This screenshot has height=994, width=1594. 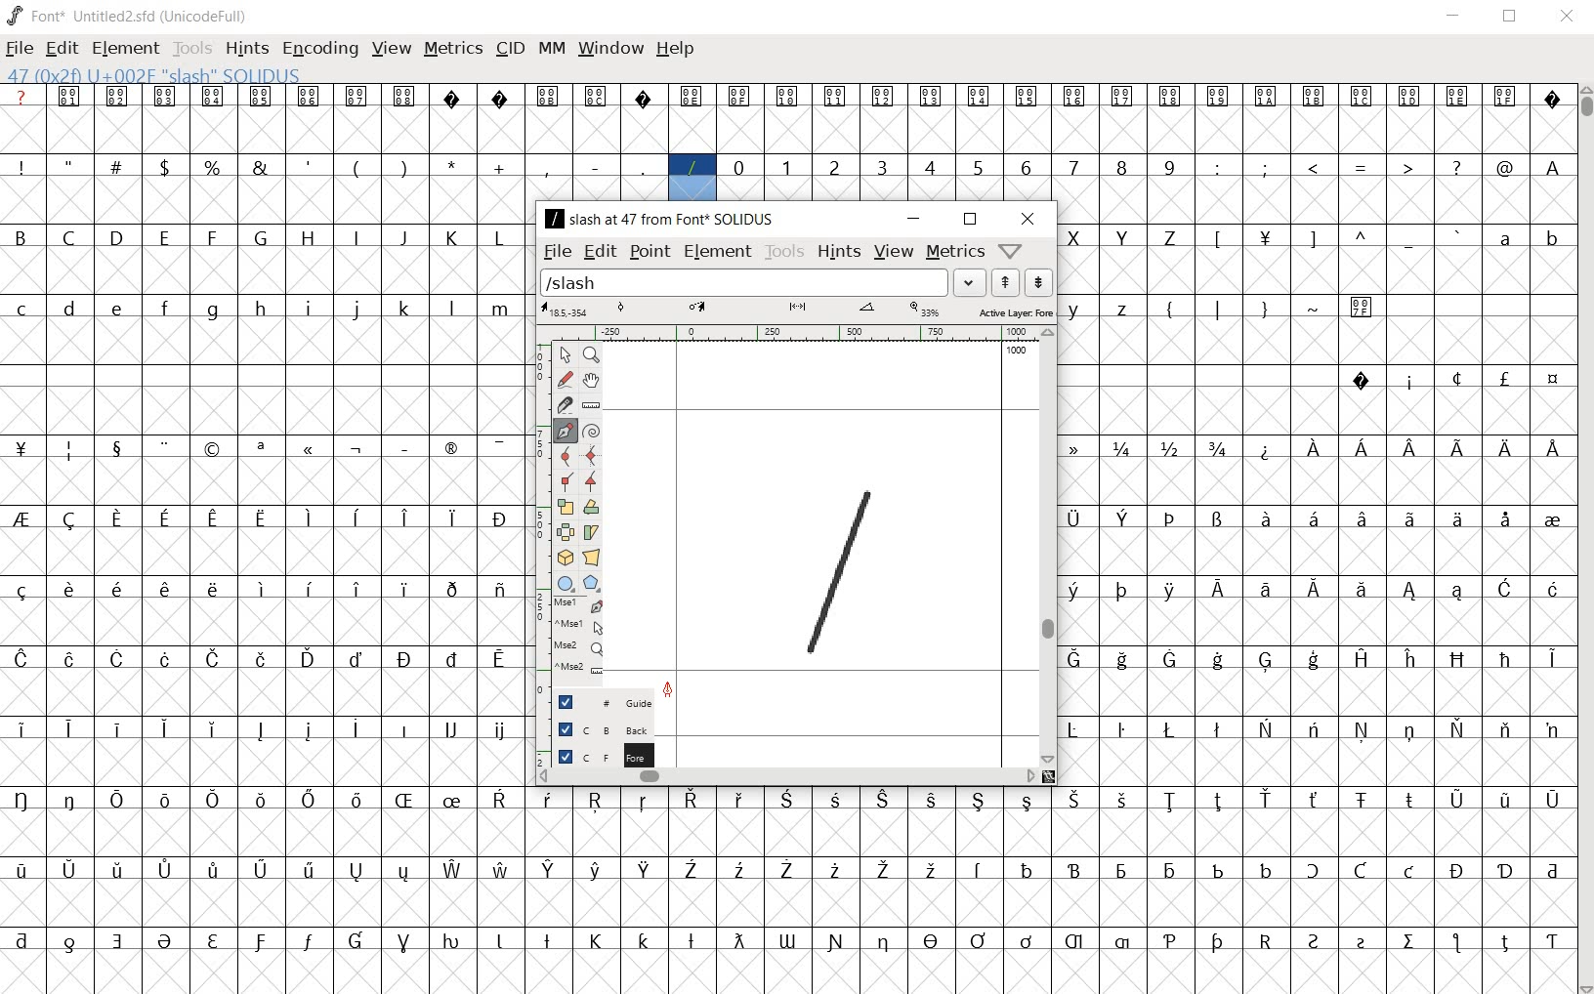 What do you see at coordinates (259, 238) in the screenshot?
I see `Capital letter B - L` at bounding box center [259, 238].